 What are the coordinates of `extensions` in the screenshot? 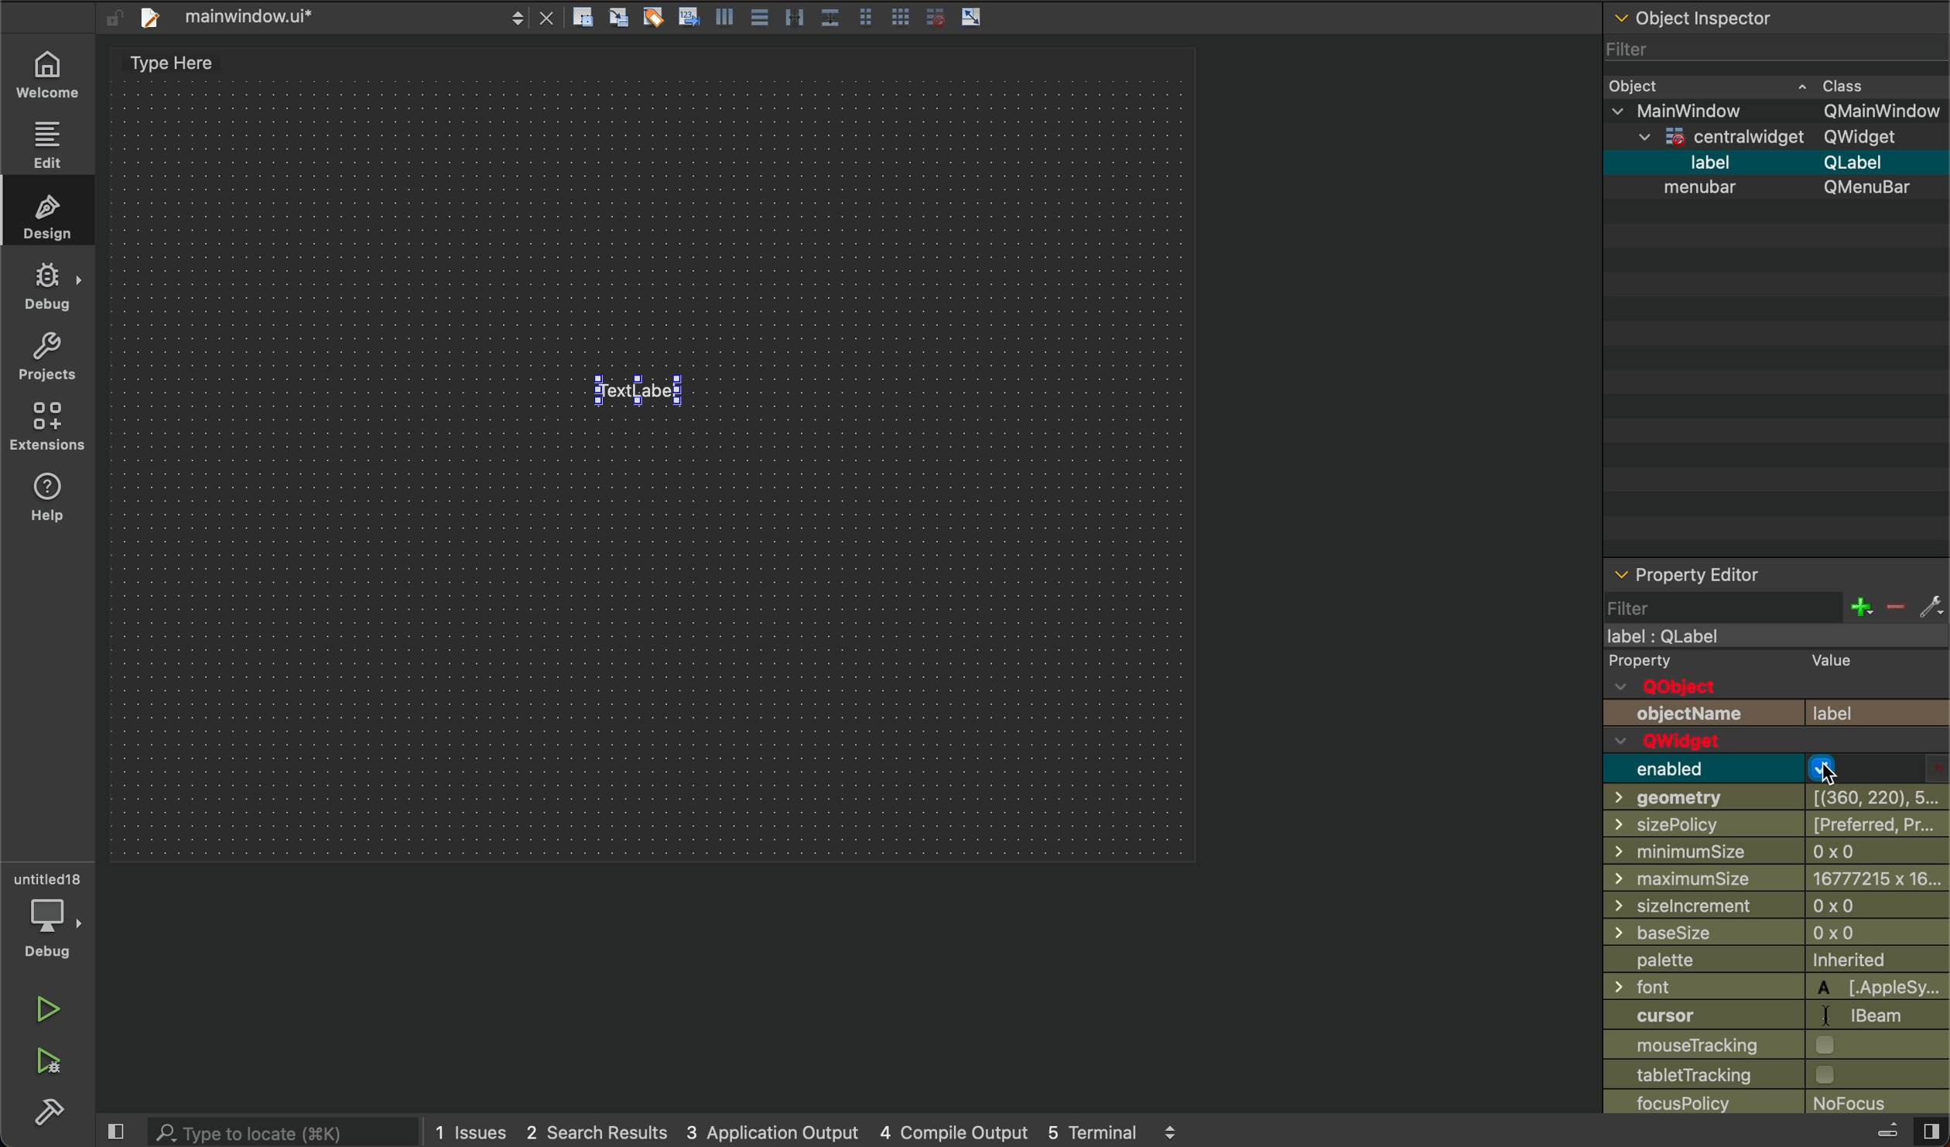 It's located at (46, 427).